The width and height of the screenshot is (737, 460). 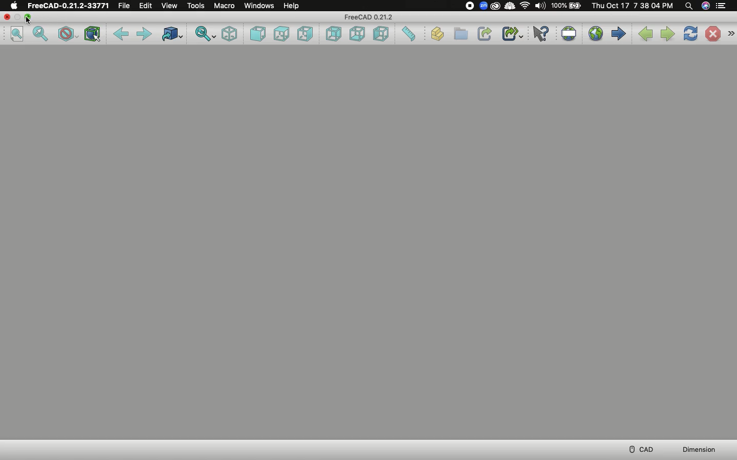 I want to click on Sound, so click(x=543, y=5).